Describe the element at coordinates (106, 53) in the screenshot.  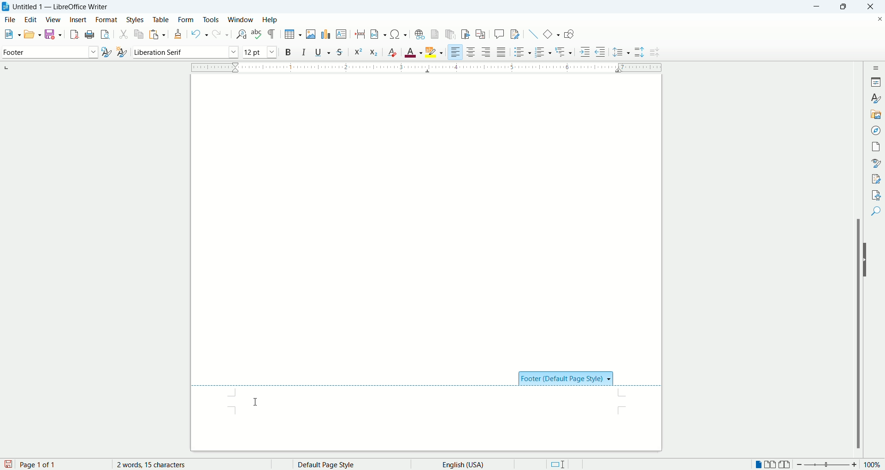
I see `update style` at that location.